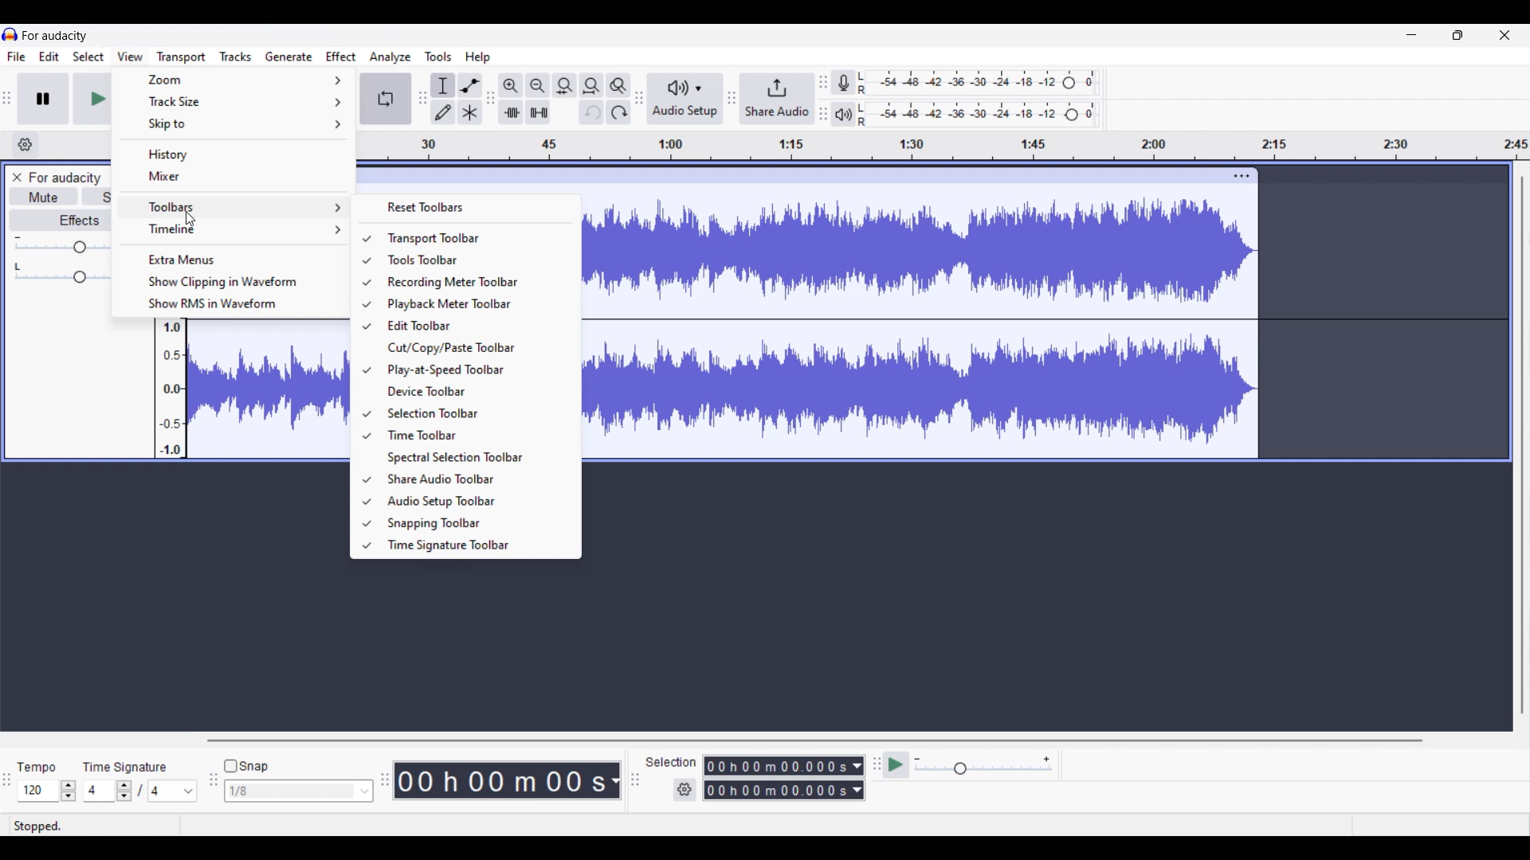 The image size is (1530, 860). Describe the element at coordinates (367, 393) in the screenshot. I see `Check indicates toolbar is included` at that location.